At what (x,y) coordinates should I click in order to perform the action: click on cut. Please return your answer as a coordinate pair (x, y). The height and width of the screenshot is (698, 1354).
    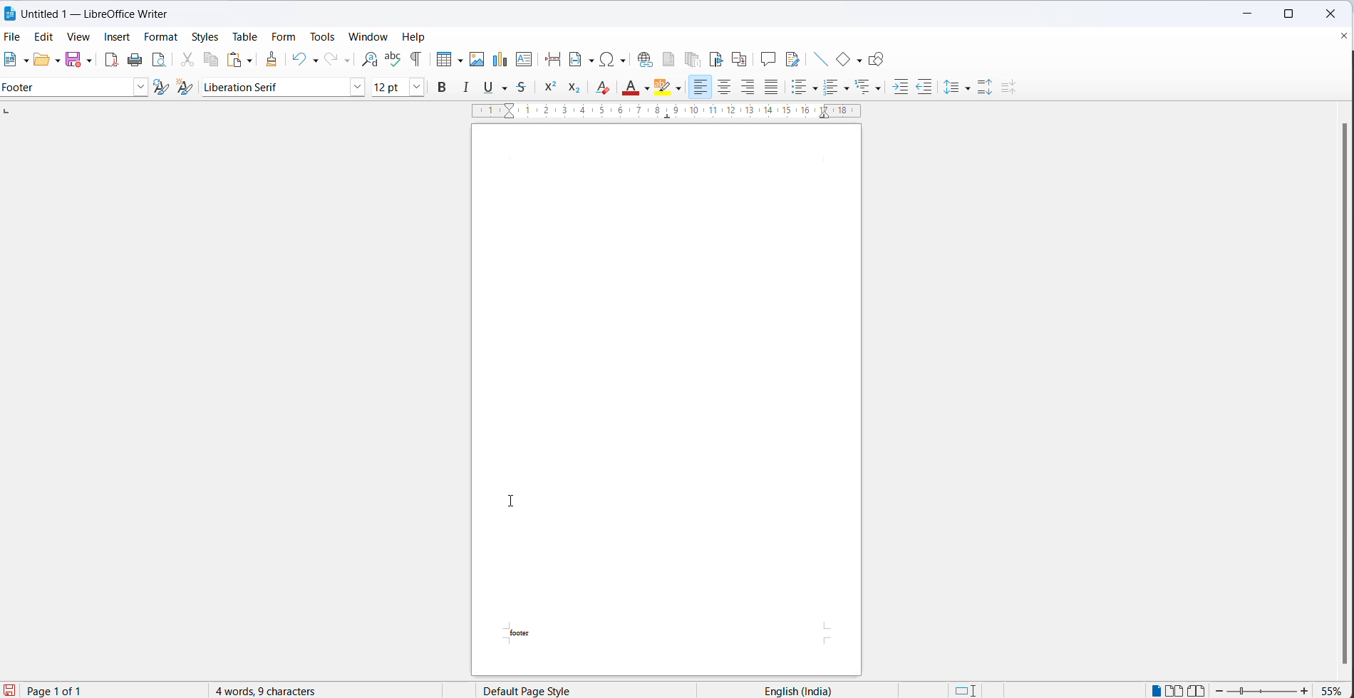
    Looking at the image, I should click on (189, 62).